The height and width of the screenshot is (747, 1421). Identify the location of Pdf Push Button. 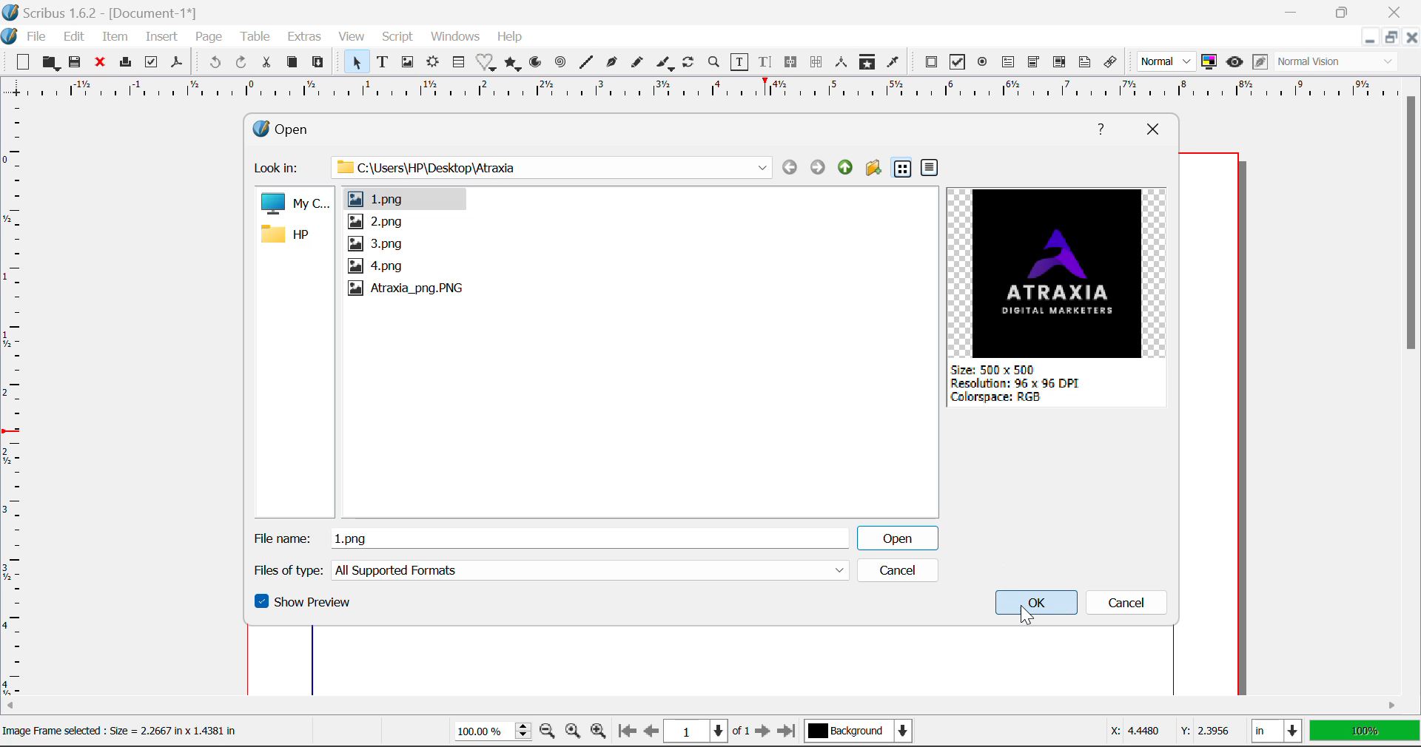
(932, 62).